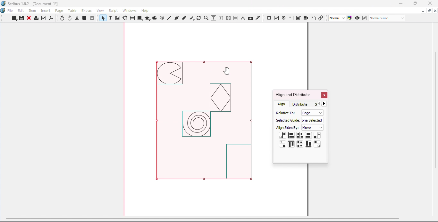 The width and height of the screenshot is (438, 222). I want to click on Table, so click(132, 18).